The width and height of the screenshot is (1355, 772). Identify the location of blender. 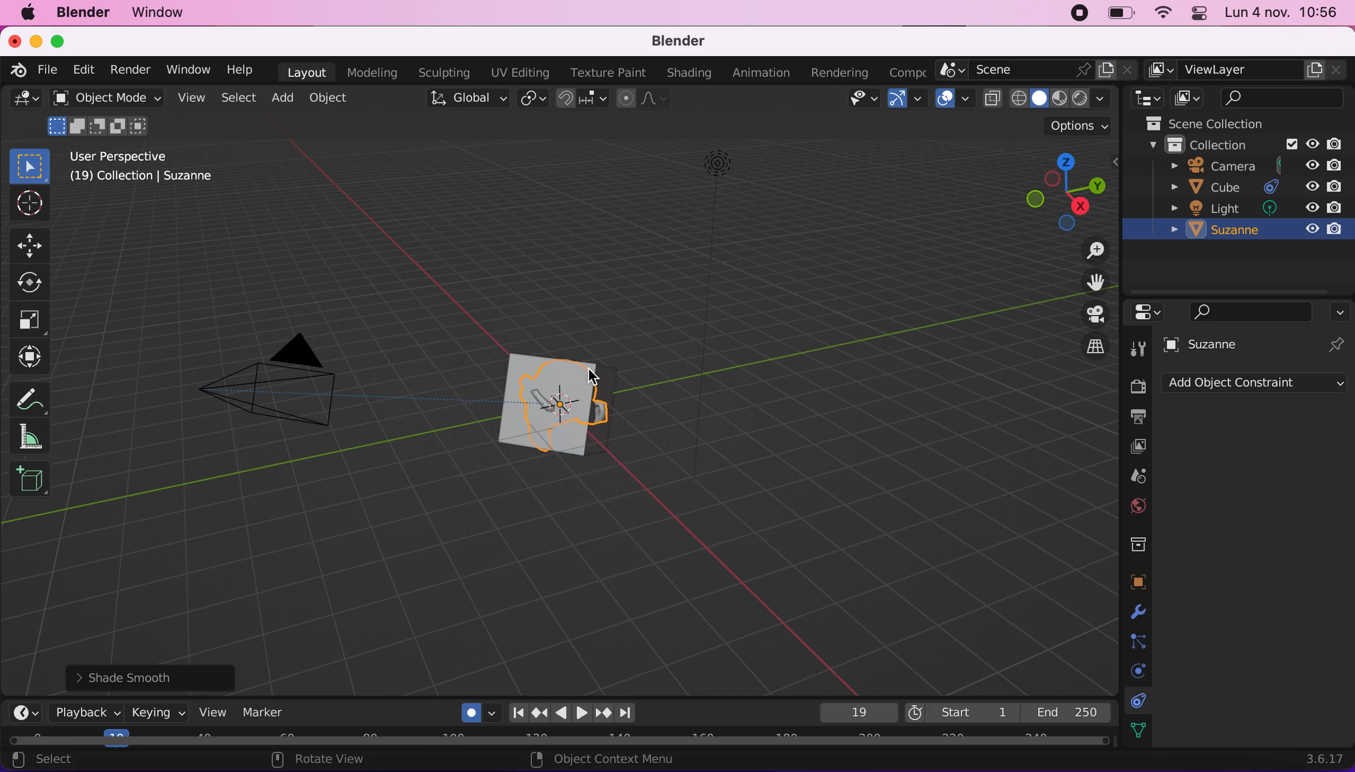
(85, 13).